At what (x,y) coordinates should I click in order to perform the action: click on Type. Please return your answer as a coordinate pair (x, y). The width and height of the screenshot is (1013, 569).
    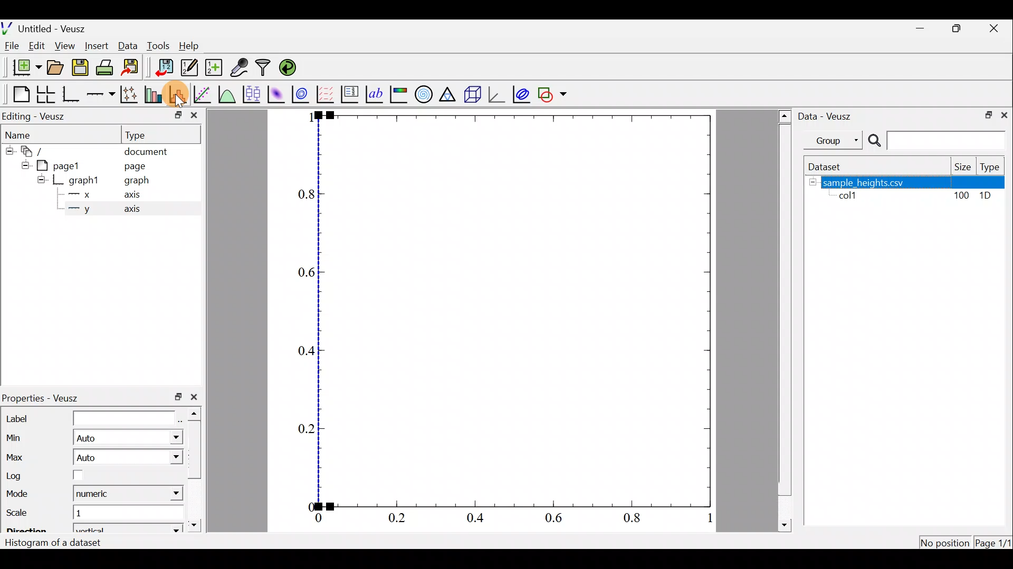
    Looking at the image, I should click on (992, 166).